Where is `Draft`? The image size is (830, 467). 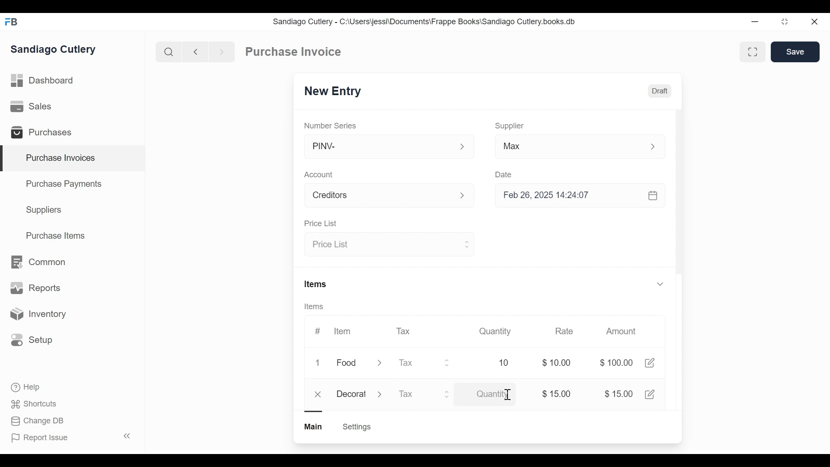
Draft is located at coordinates (660, 92).